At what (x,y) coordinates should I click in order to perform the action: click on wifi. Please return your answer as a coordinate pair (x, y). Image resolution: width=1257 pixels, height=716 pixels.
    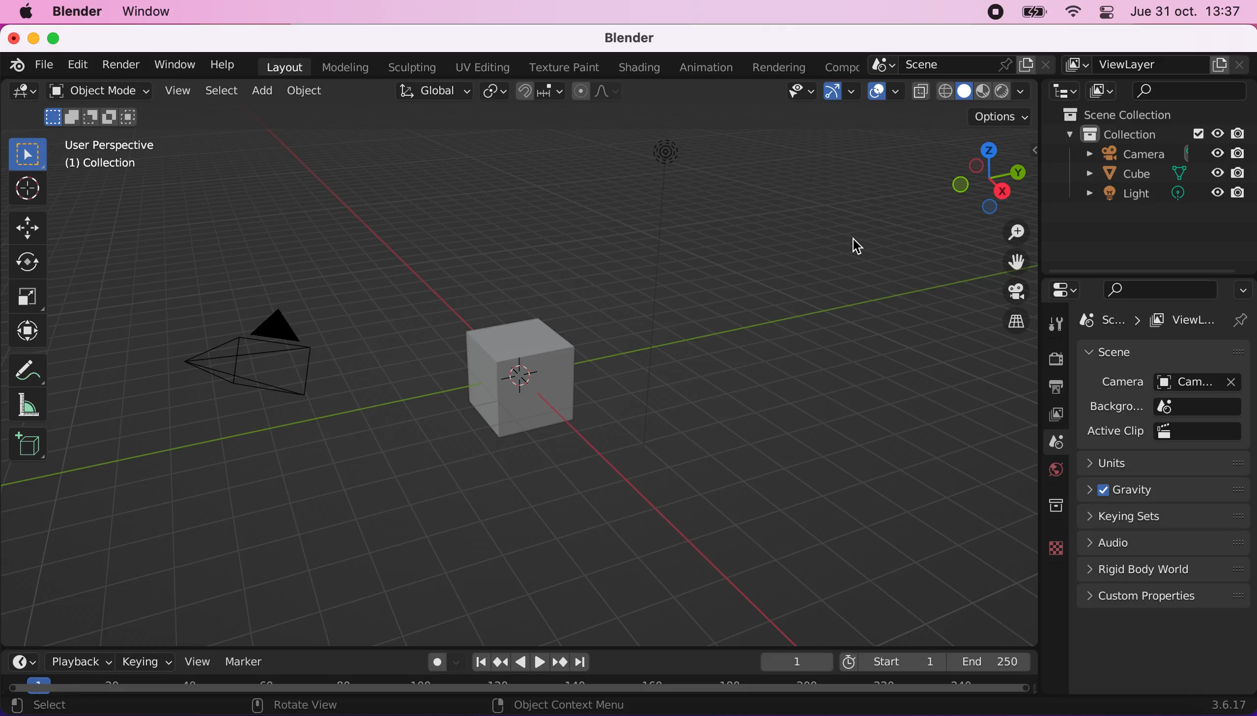
    Looking at the image, I should click on (1072, 12).